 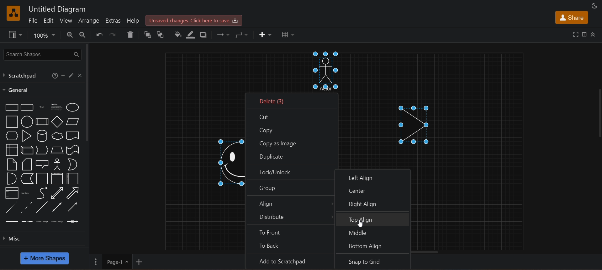 What do you see at coordinates (26, 192) in the screenshot?
I see `list items` at bounding box center [26, 192].